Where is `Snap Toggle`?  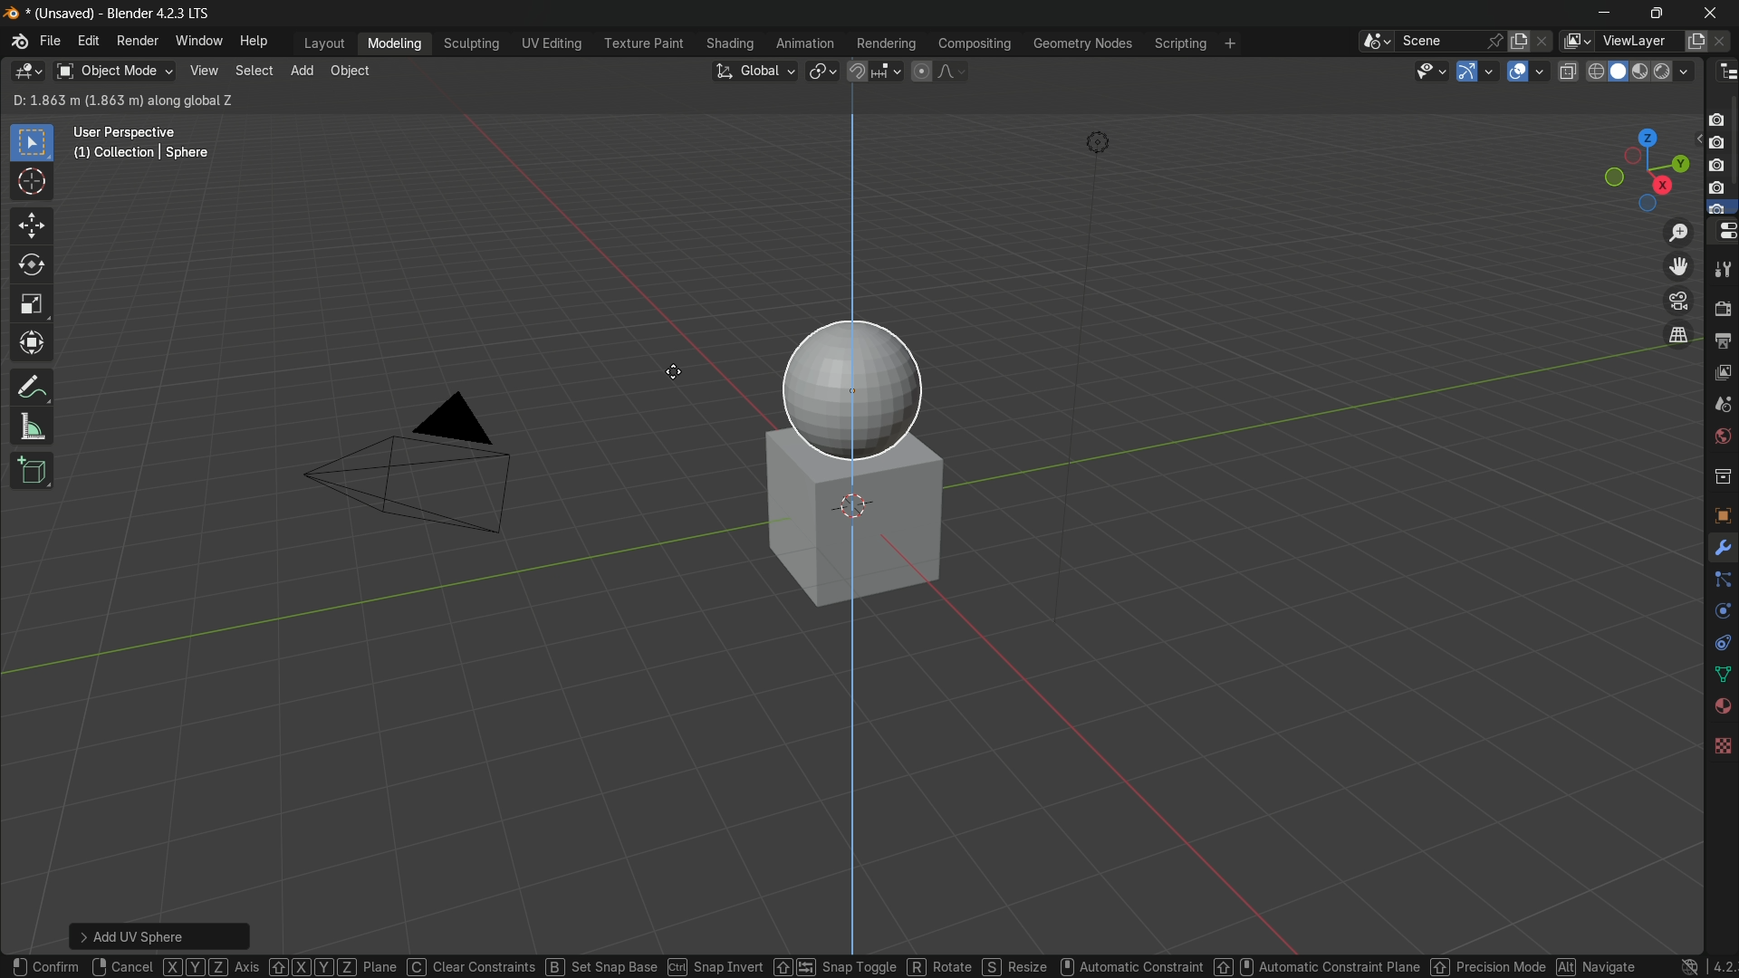
Snap Toggle is located at coordinates (696, 965).